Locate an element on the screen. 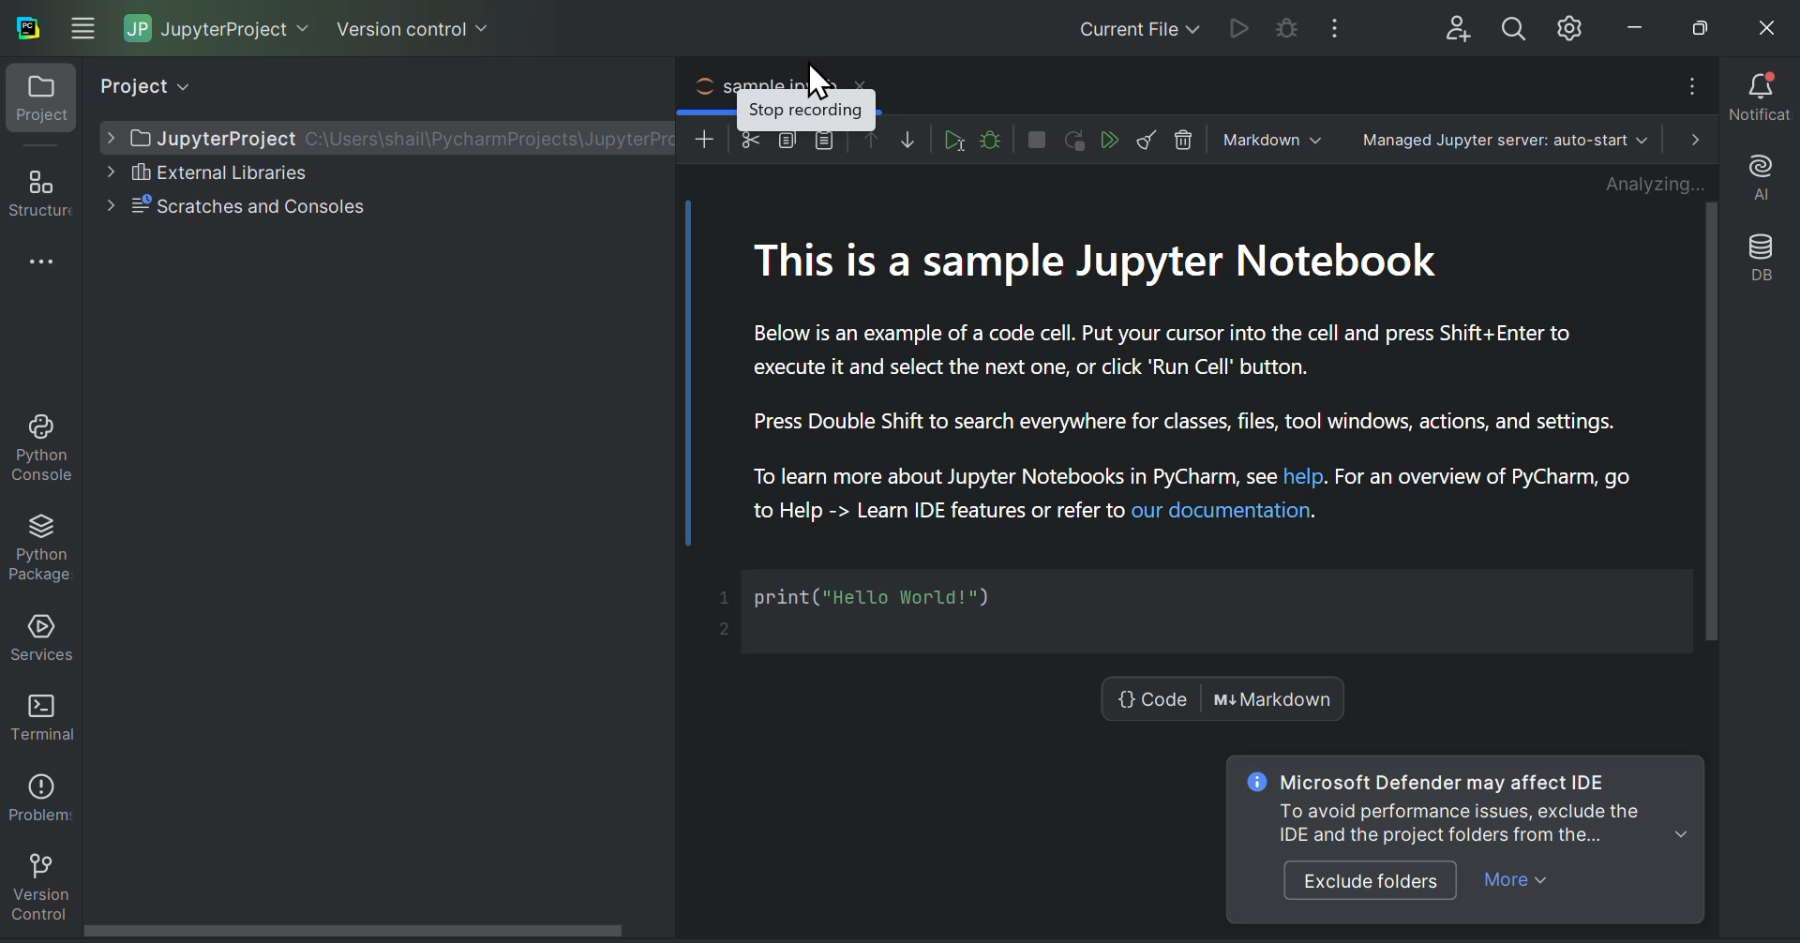 Image resolution: width=1800 pixels, height=943 pixels. scroll bar is located at coordinates (1714, 424).